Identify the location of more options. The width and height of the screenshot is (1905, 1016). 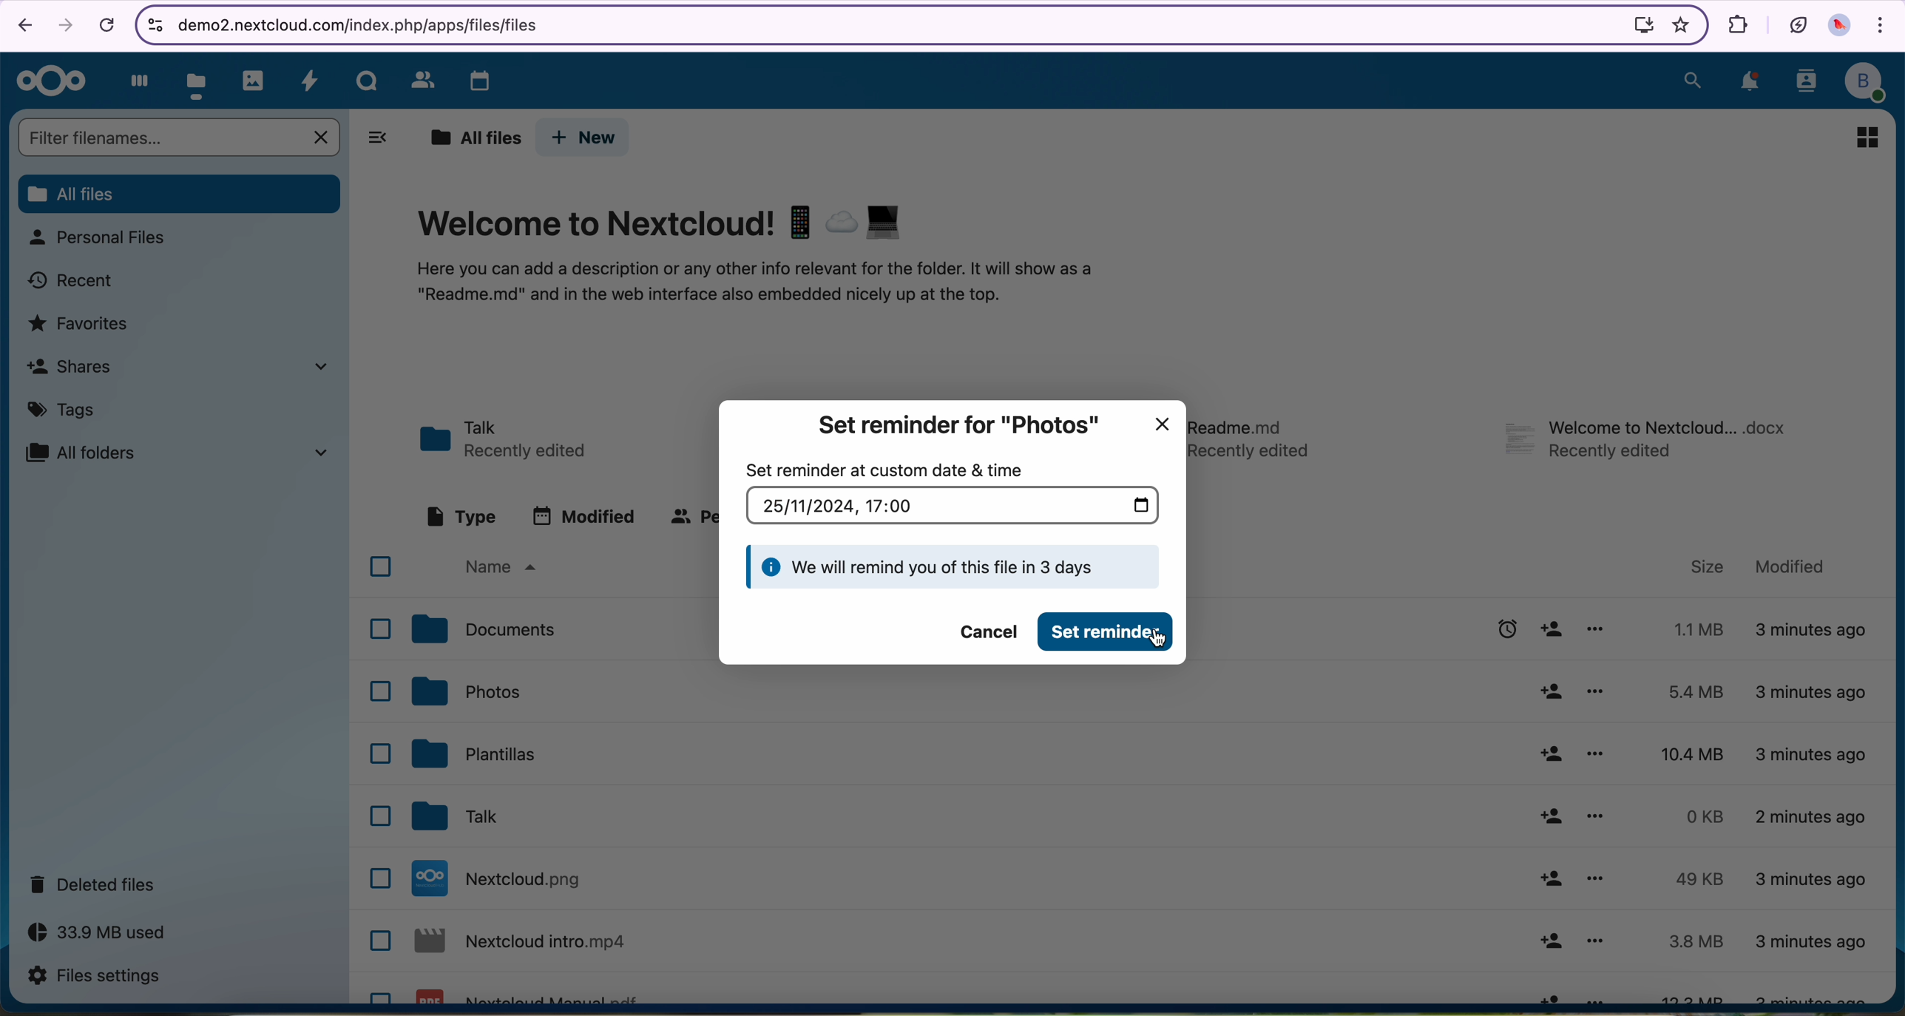
(1594, 817).